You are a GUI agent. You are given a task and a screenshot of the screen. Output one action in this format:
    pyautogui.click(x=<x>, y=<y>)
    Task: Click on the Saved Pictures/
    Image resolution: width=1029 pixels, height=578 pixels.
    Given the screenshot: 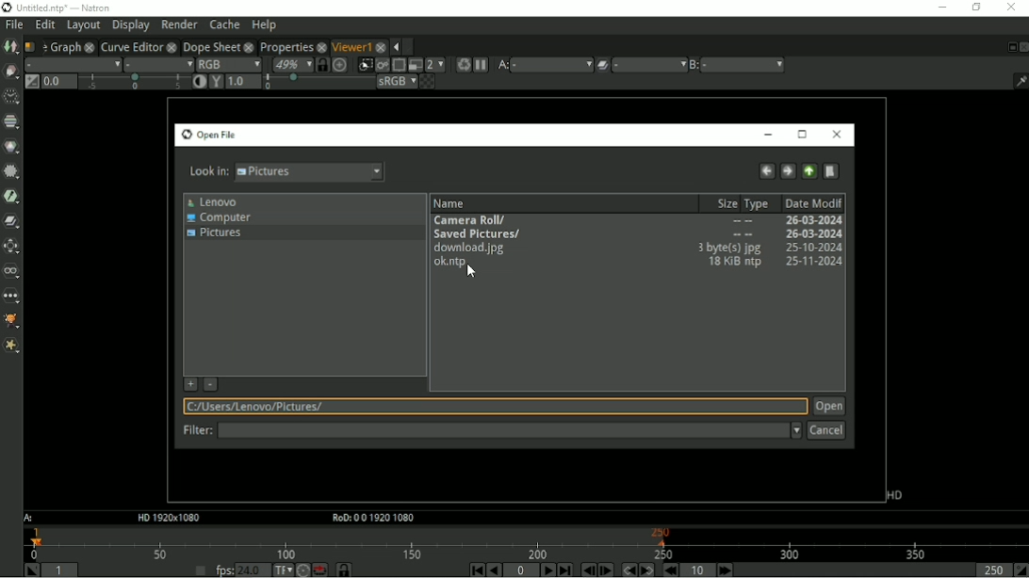 What is the action you would take?
    pyautogui.click(x=636, y=234)
    